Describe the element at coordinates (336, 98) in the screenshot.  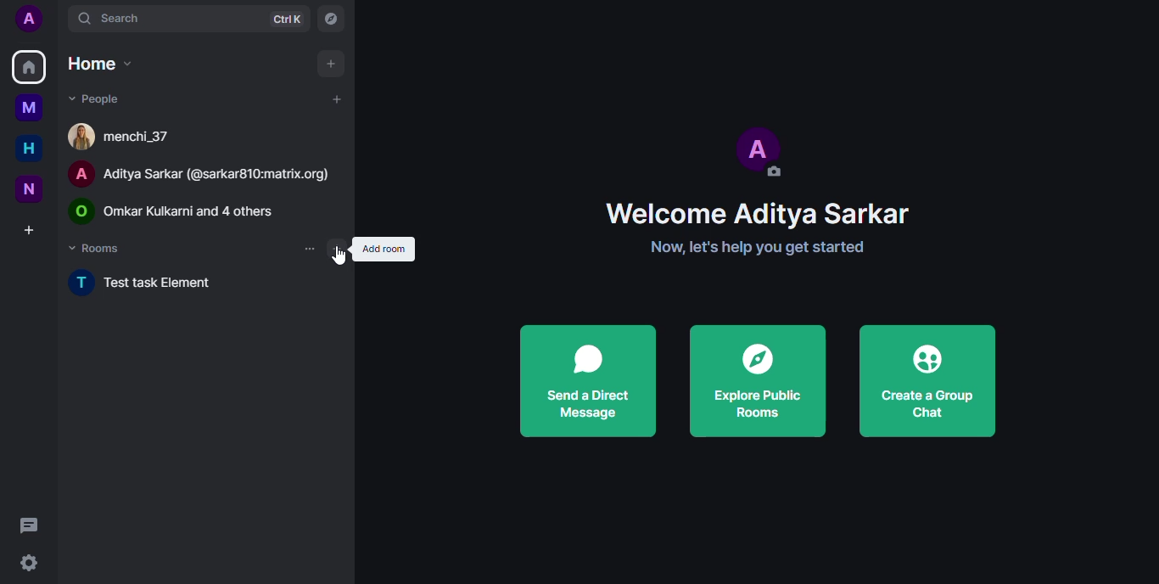
I see `add` at that location.